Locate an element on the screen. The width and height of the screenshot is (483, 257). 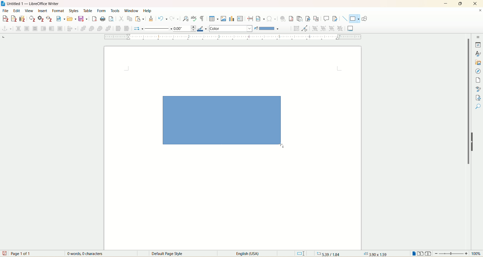
save is located at coordinates (4, 253).